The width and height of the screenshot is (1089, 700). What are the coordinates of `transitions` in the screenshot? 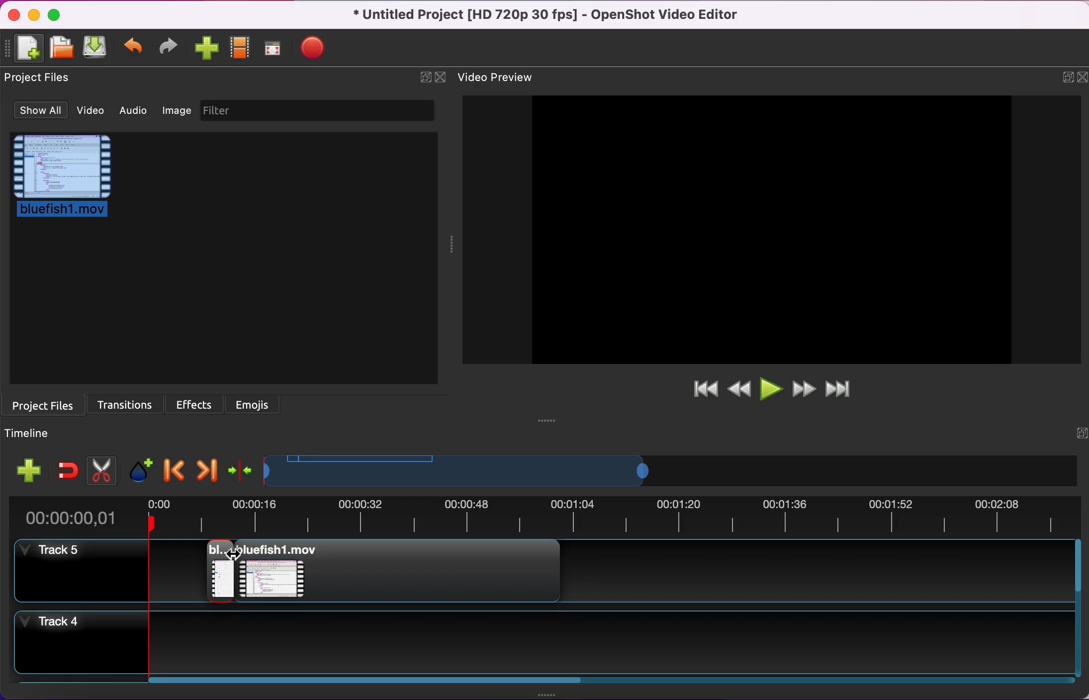 It's located at (124, 404).